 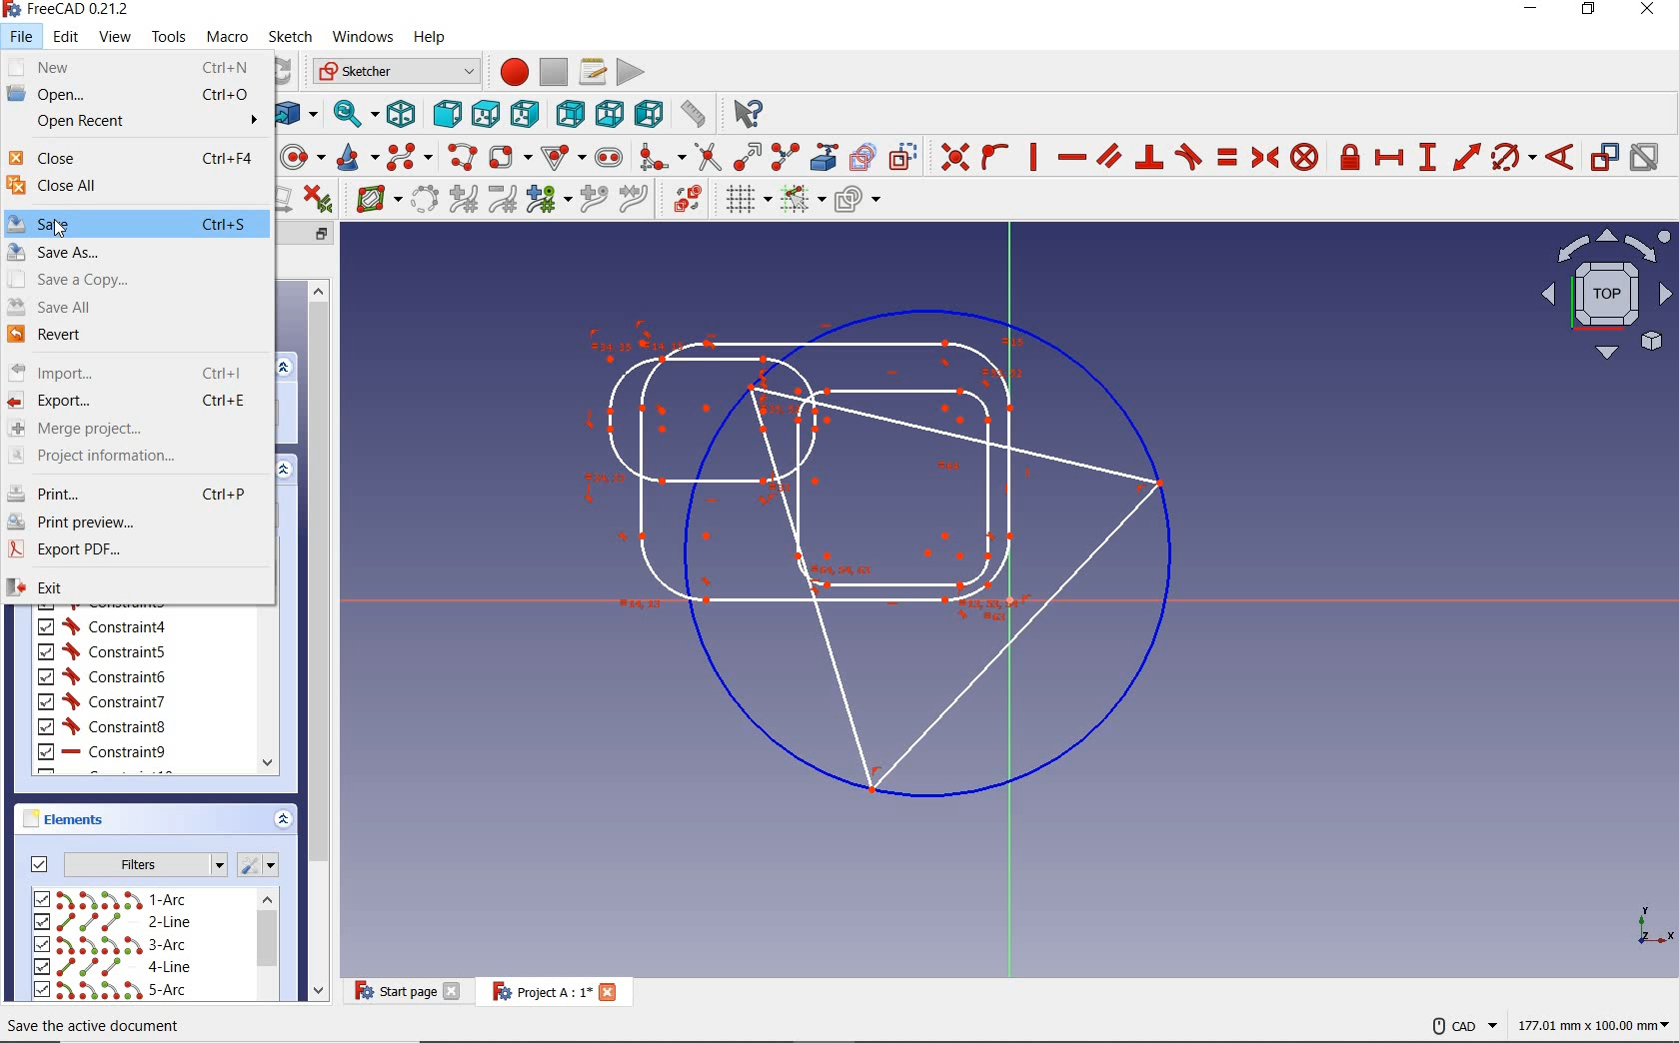 What do you see at coordinates (1070, 159) in the screenshot?
I see `constraint horizontally` at bounding box center [1070, 159].